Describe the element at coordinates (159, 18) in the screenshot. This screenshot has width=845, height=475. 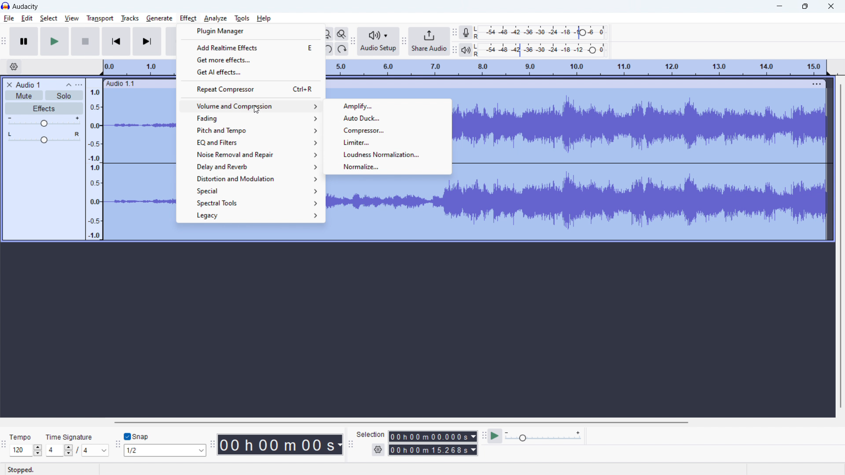
I see `generate` at that location.